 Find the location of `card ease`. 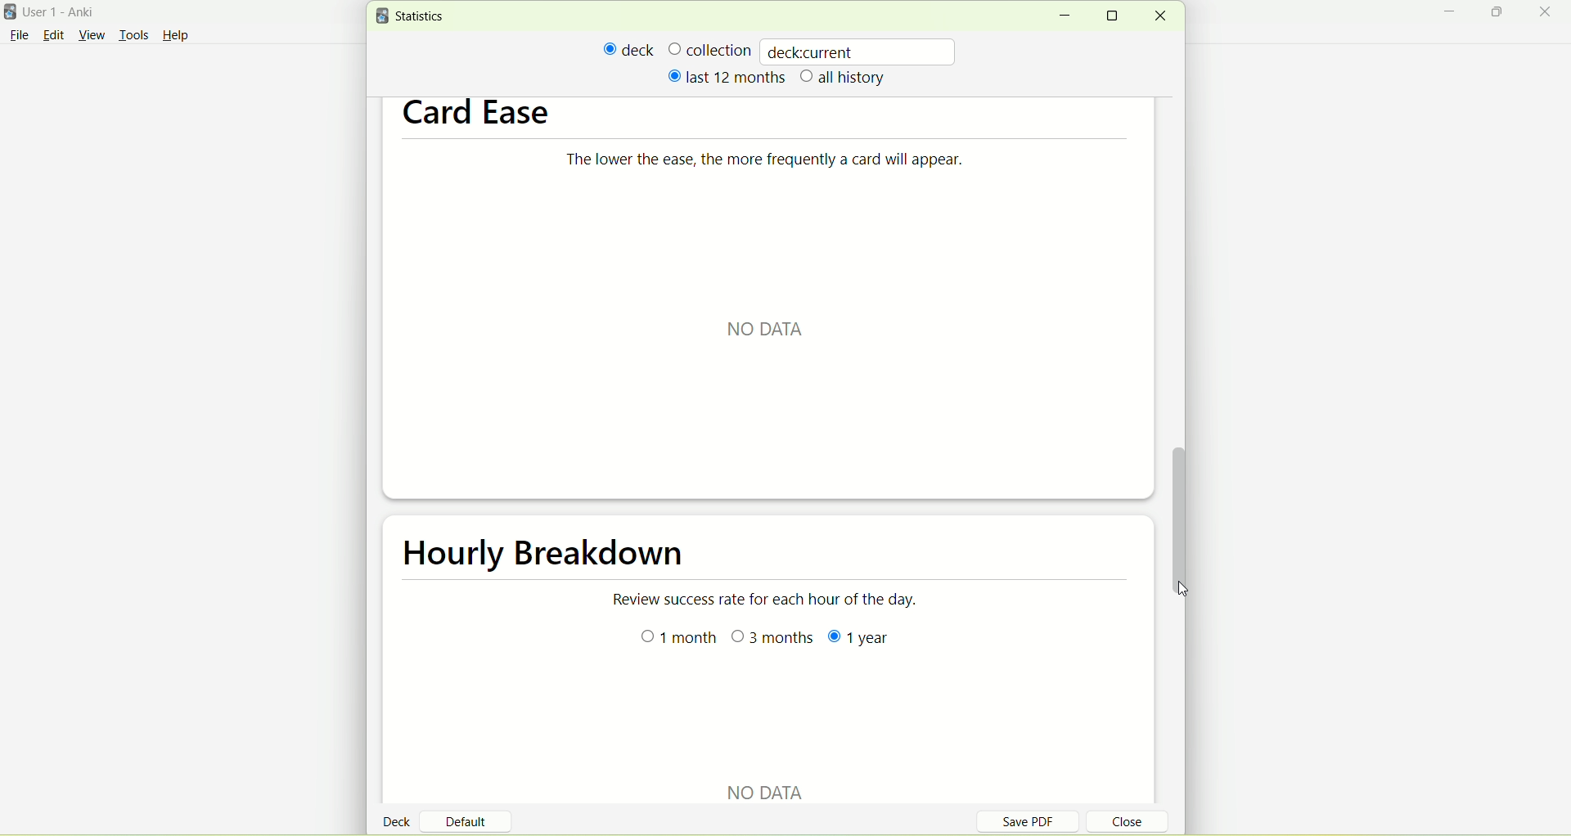

card ease is located at coordinates (477, 114).